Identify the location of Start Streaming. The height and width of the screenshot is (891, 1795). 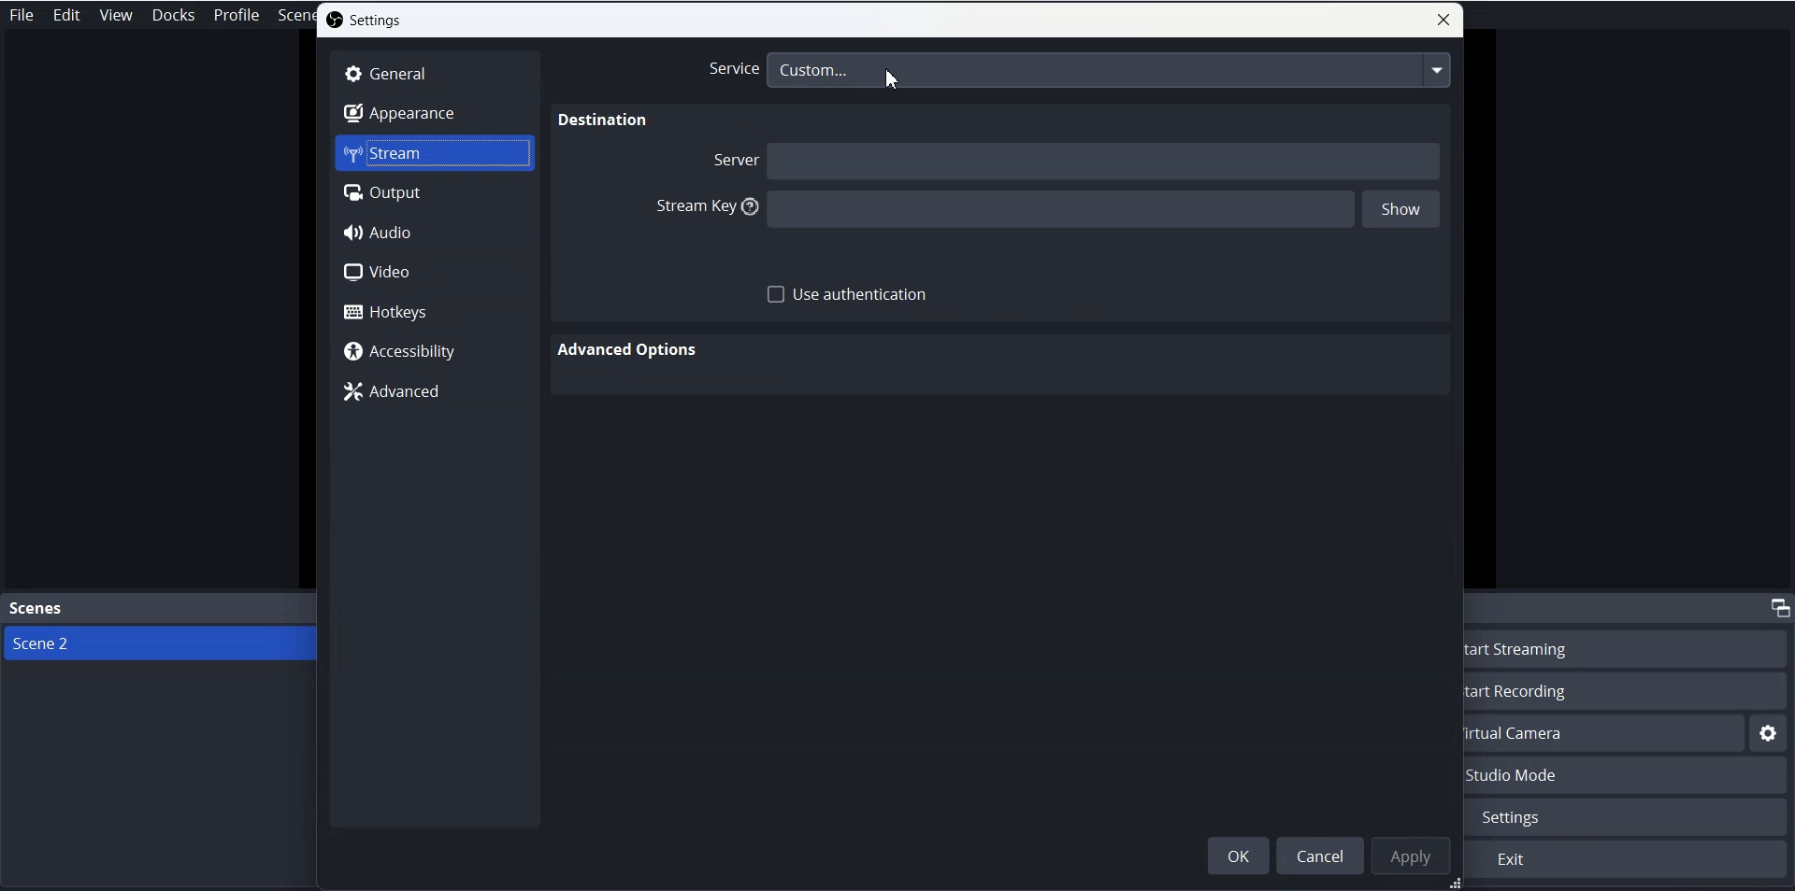
(1630, 647).